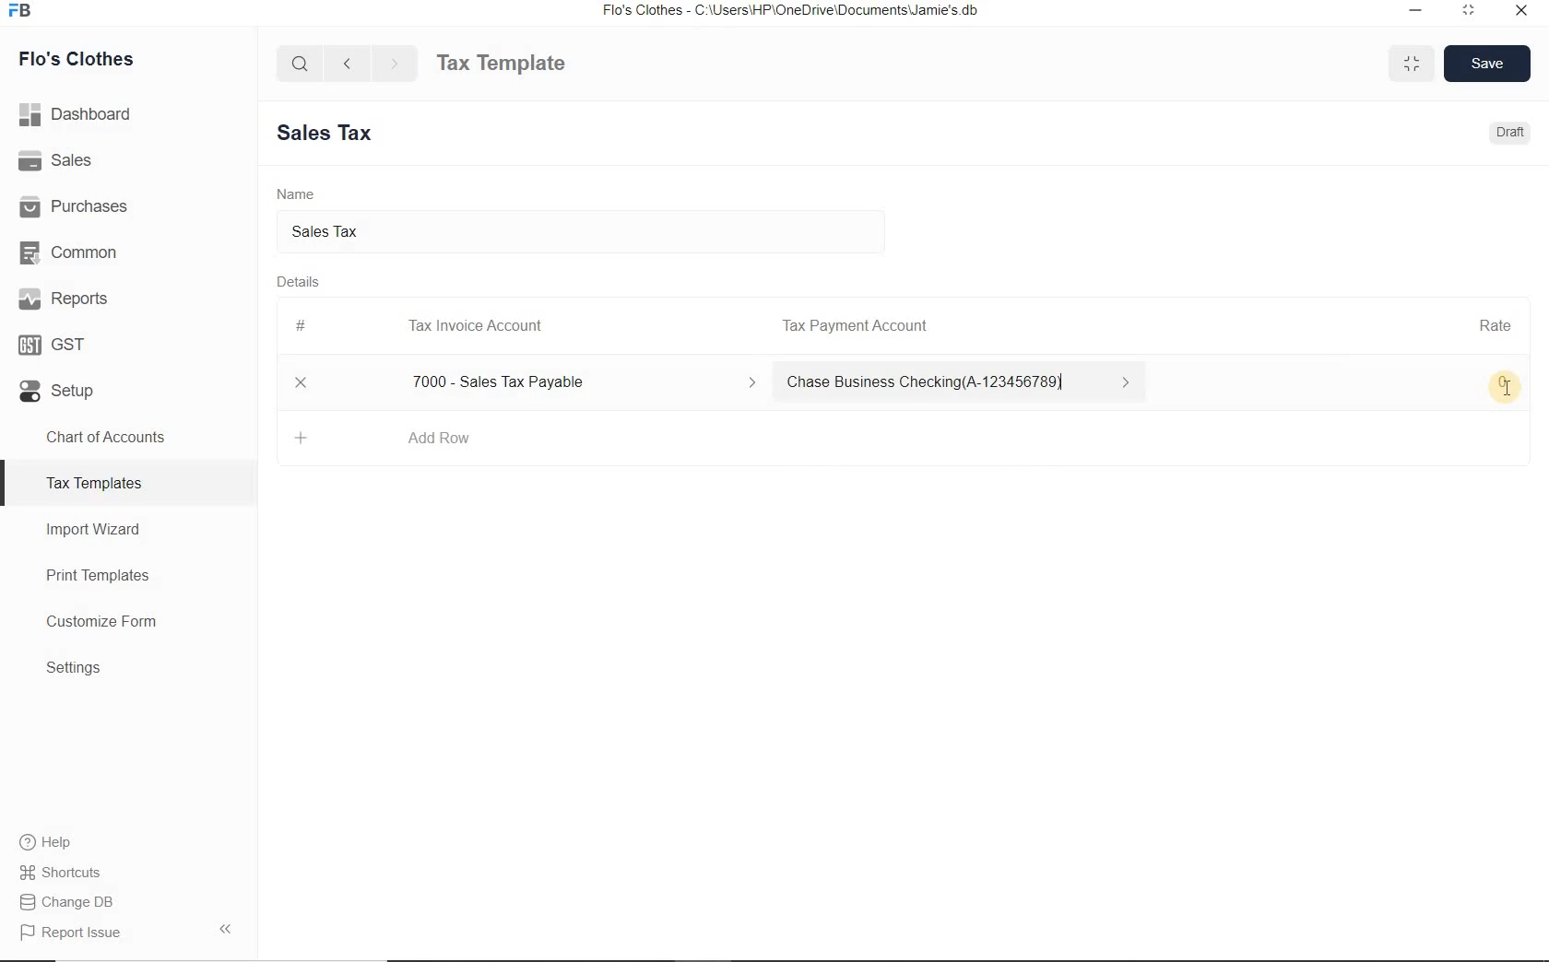  What do you see at coordinates (127, 437) in the screenshot?
I see `Chart of Accounts` at bounding box center [127, 437].